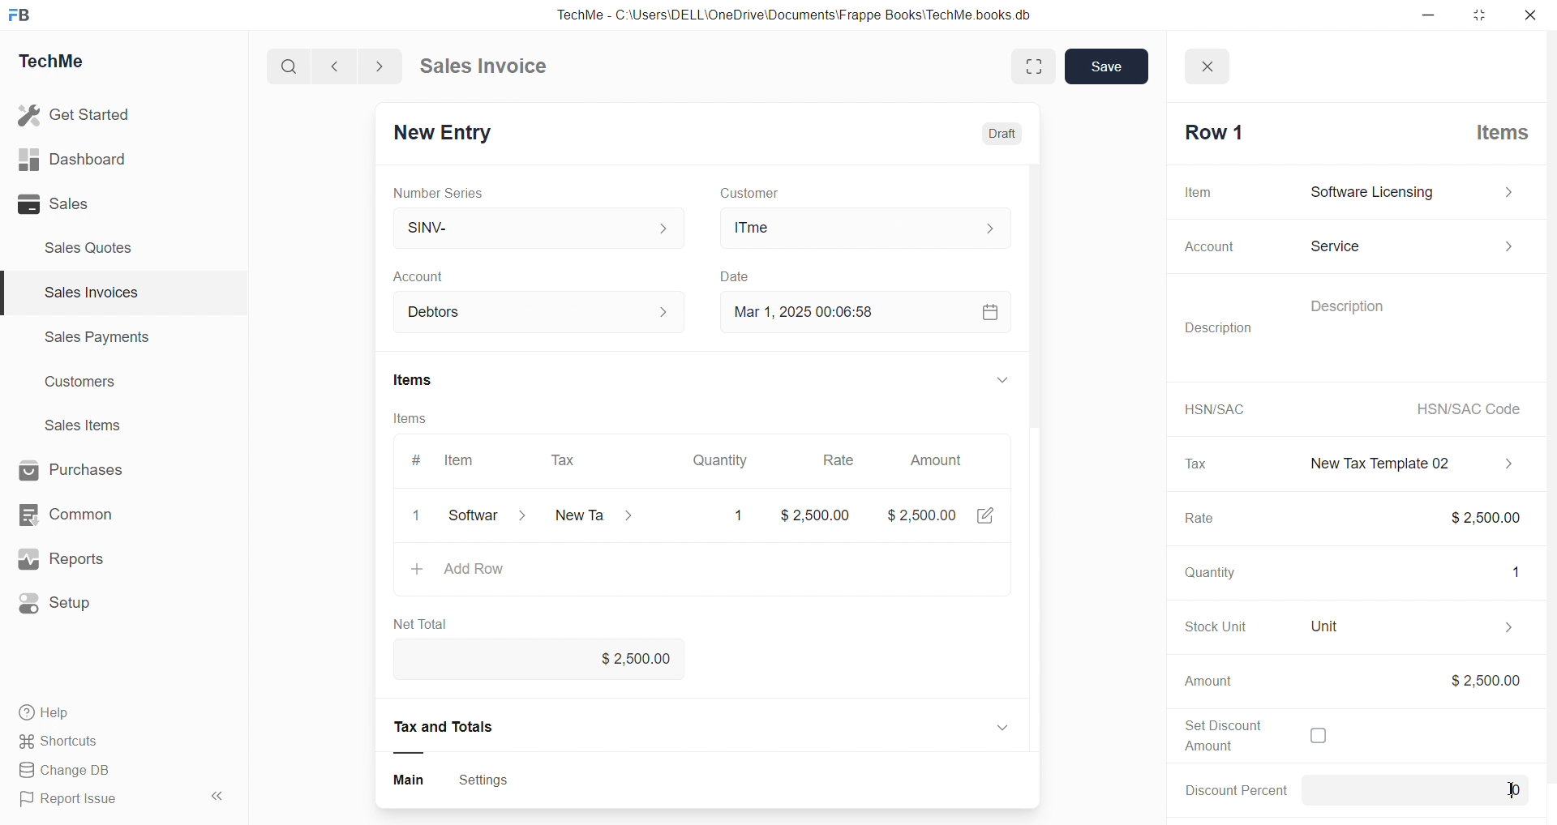 This screenshot has height=825, width=1557. I want to click on Quantity, so click(1205, 575).